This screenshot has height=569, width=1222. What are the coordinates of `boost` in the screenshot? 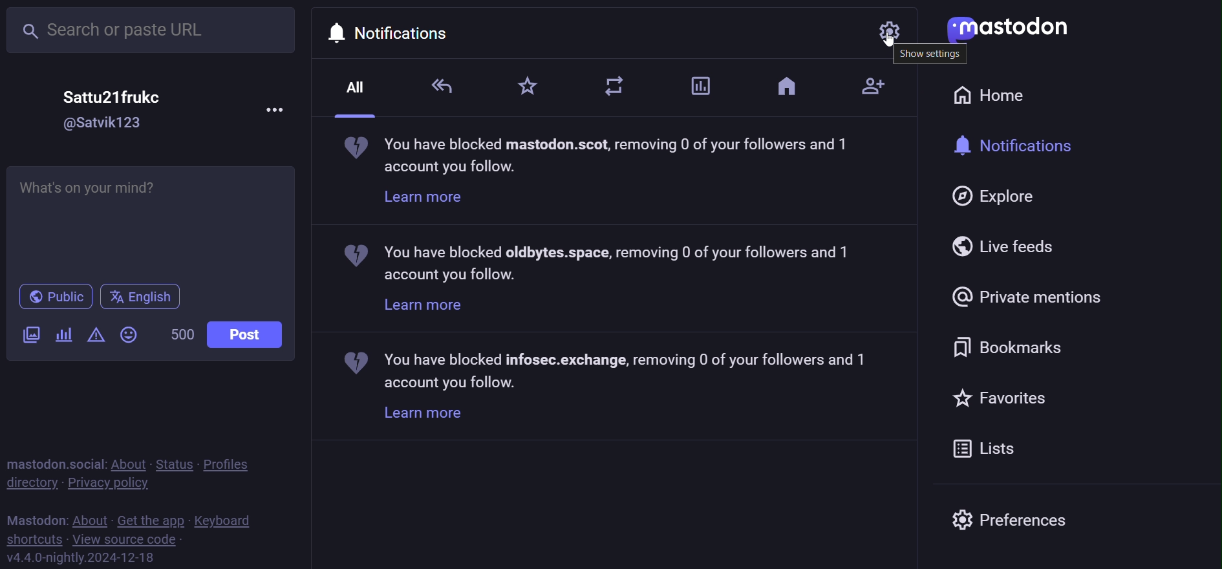 It's located at (618, 83).